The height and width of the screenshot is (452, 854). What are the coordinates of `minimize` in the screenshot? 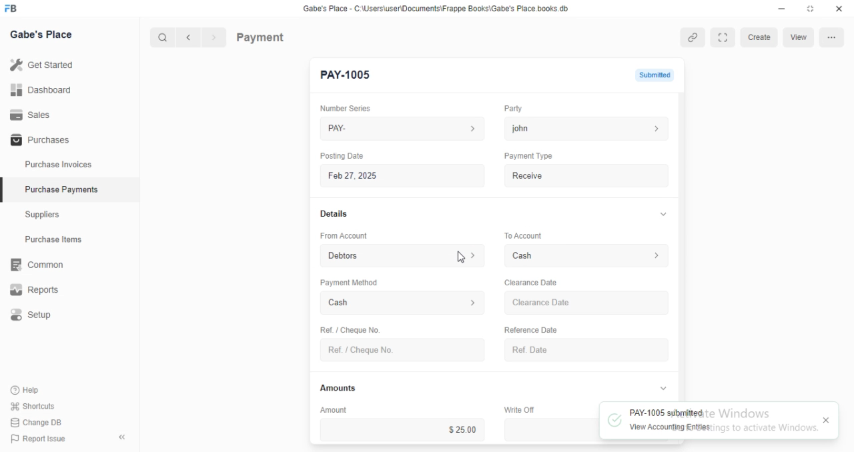 It's located at (778, 8).